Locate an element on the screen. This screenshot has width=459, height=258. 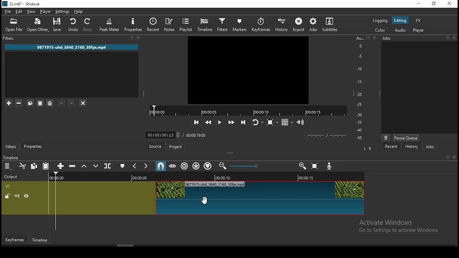
append is located at coordinates (61, 166).